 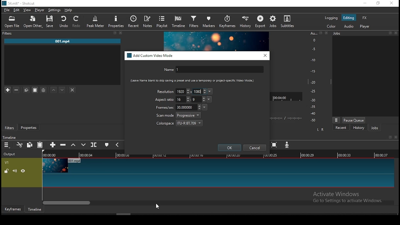 What do you see at coordinates (365, 18) in the screenshot?
I see `fx` at bounding box center [365, 18].